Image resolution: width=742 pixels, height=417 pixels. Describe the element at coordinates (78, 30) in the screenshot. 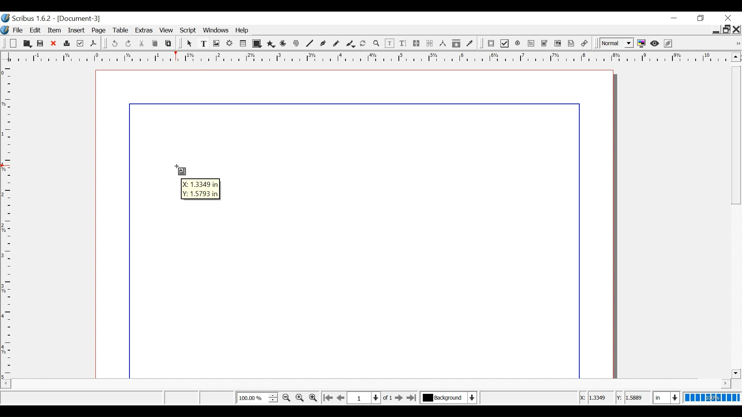

I see `Insert` at that location.